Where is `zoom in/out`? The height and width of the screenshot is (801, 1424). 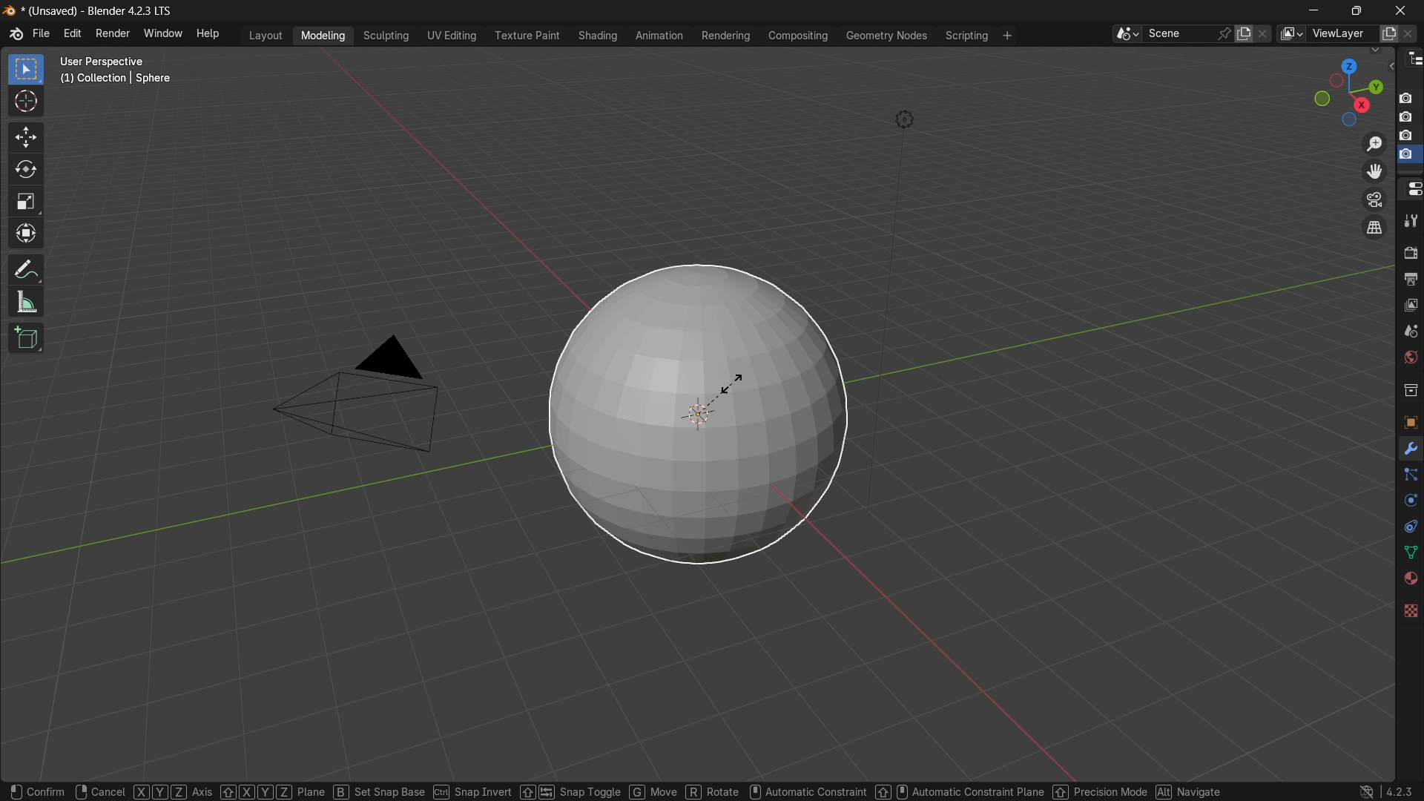 zoom in/out is located at coordinates (1374, 145).